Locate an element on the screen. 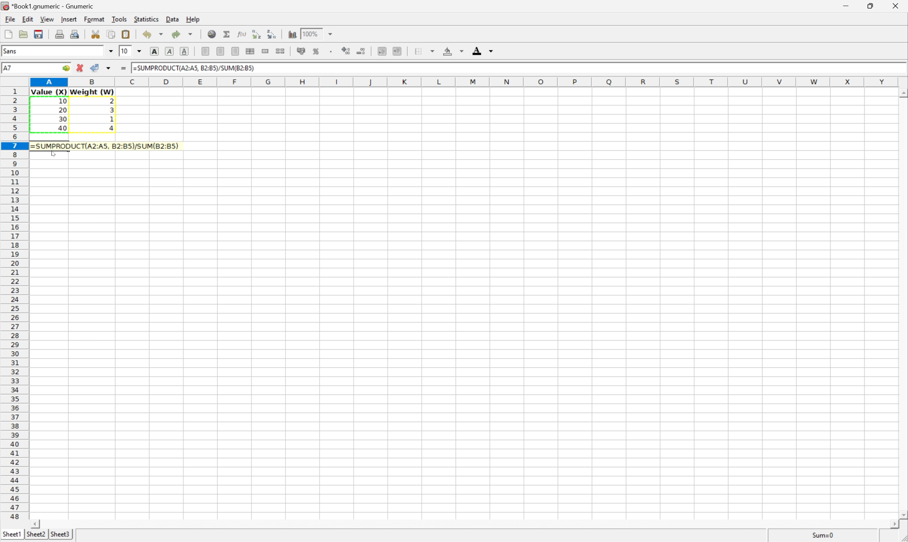 The height and width of the screenshot is (542, 908). Italic is located at coordinates (171, 50).